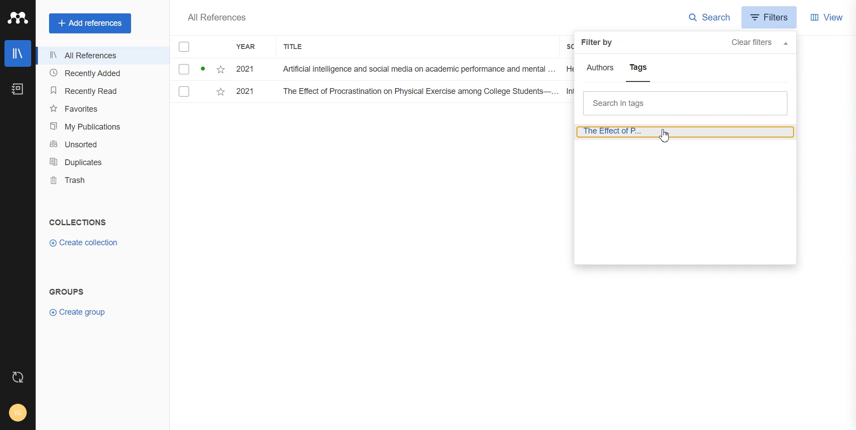 The image size is (856, 430). I want to click on Trash, so click(95, 182).